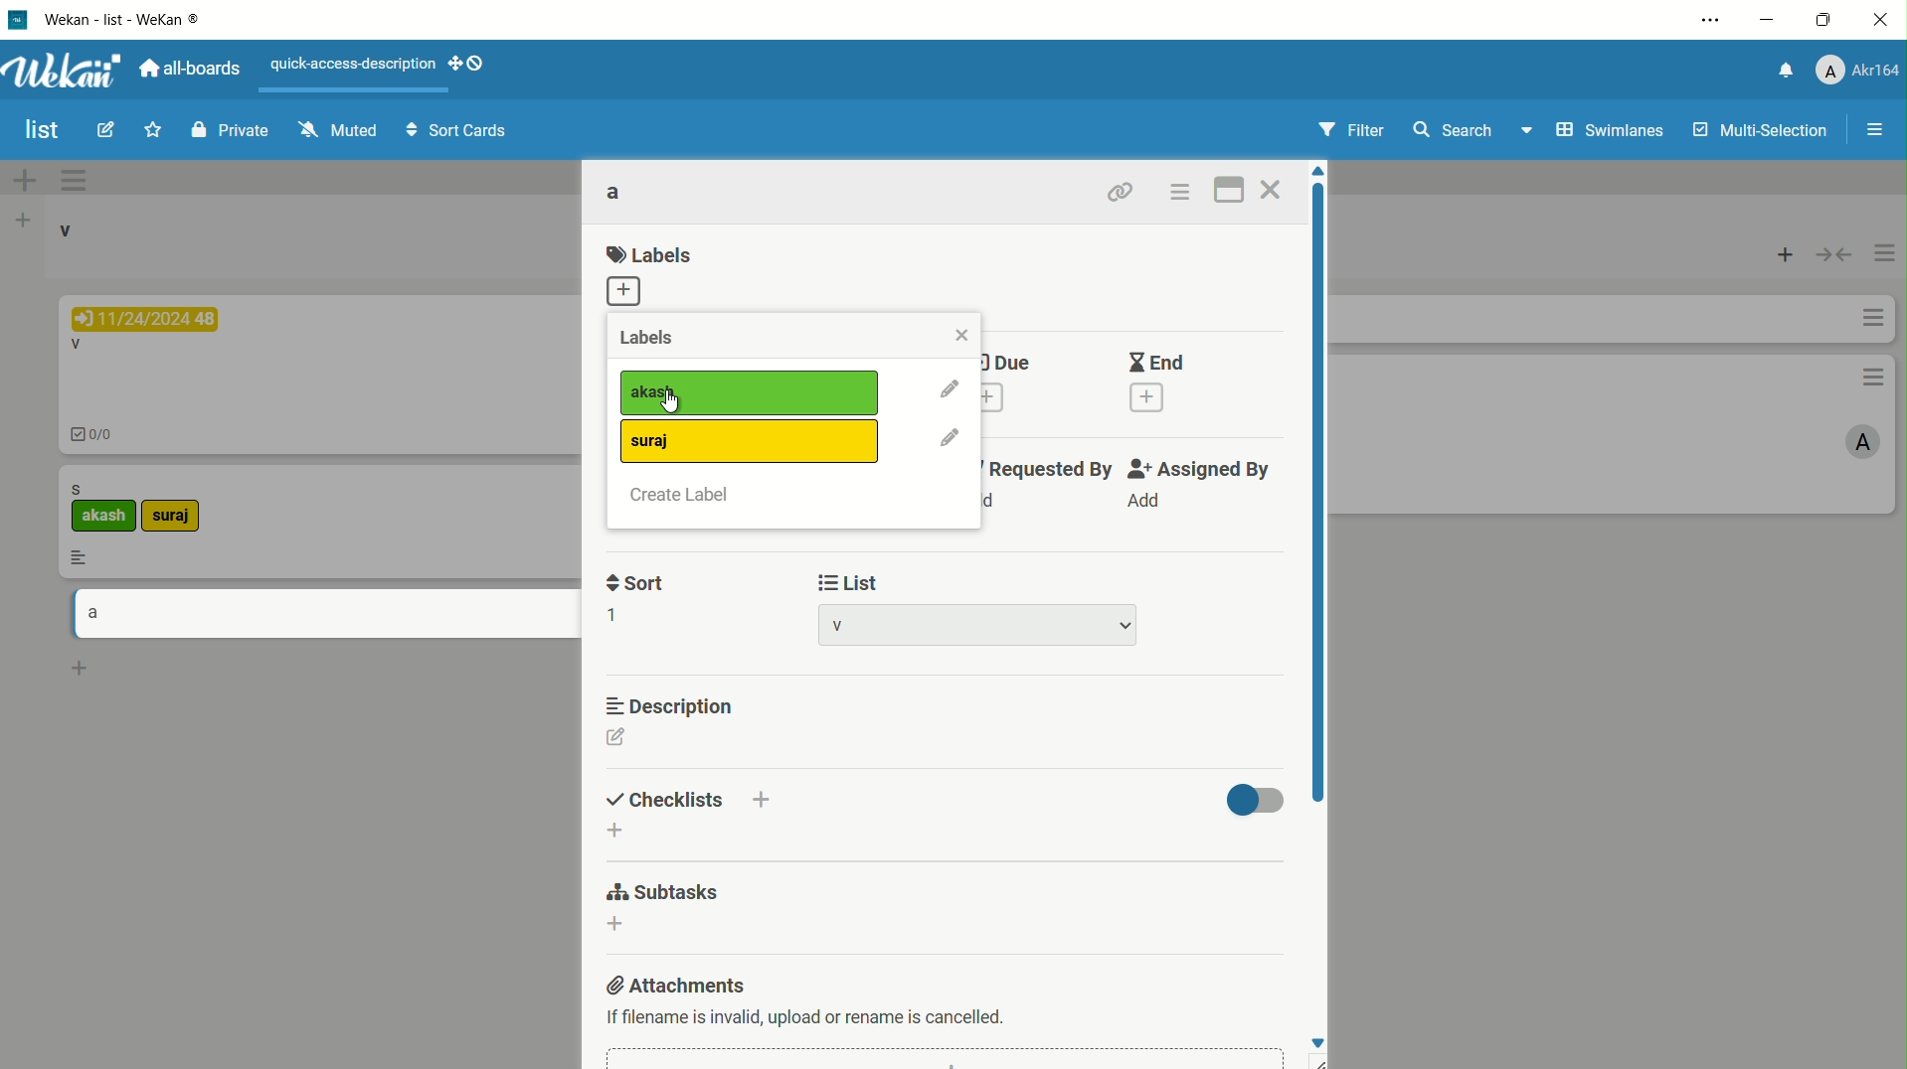  What do you see at coordinates (953, 387) in the screenshot?
I see `edit` at bounding box center [953, 387].